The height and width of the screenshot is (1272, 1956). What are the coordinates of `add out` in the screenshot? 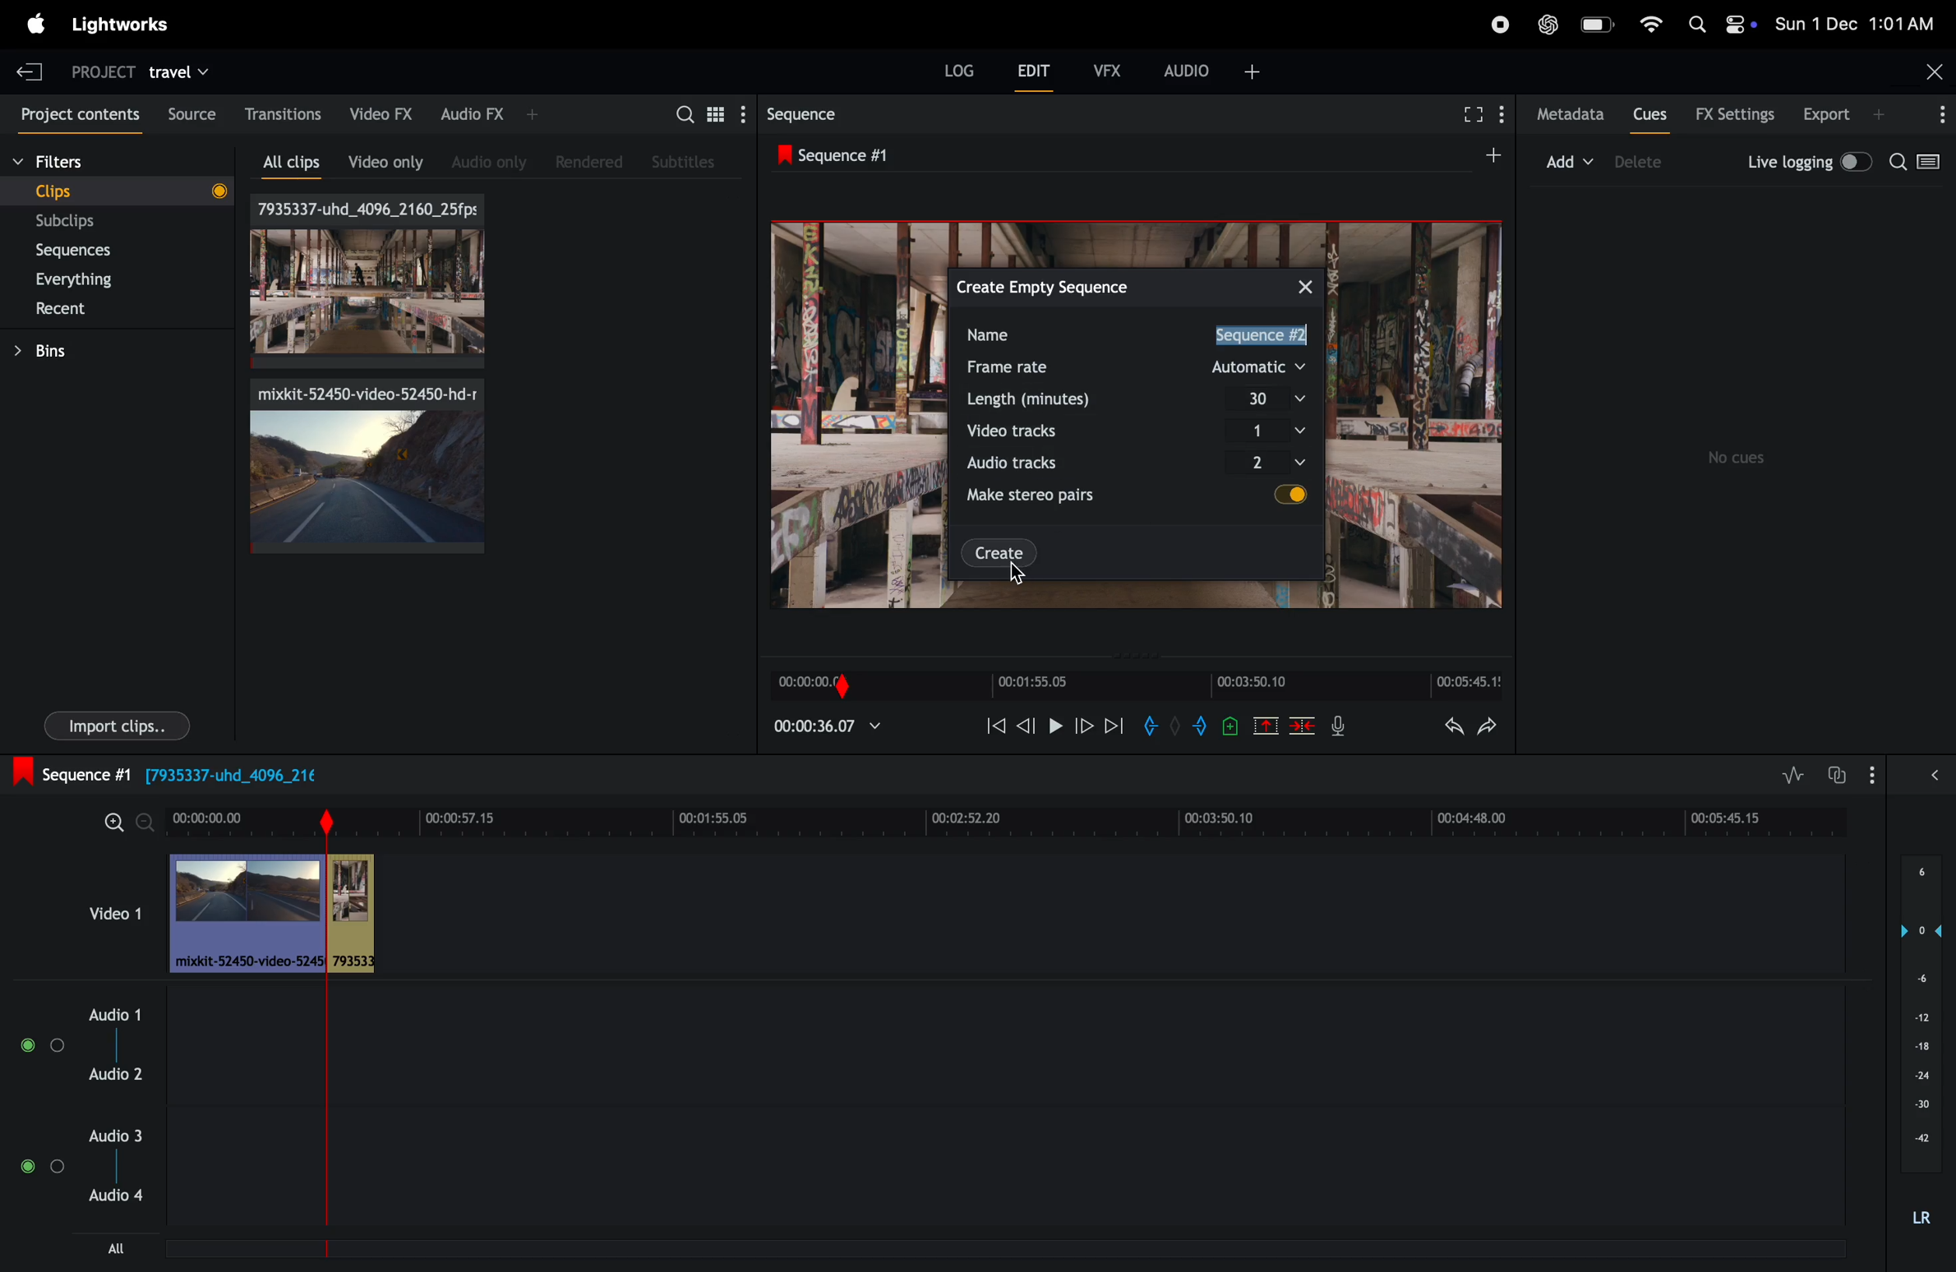 It's located at (1200, 725).